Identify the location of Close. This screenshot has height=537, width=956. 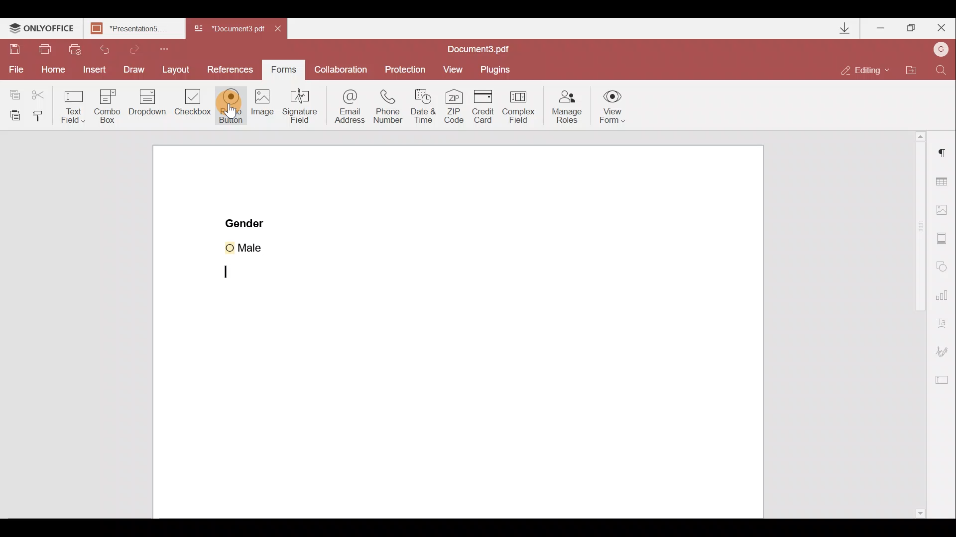
(942, 28).